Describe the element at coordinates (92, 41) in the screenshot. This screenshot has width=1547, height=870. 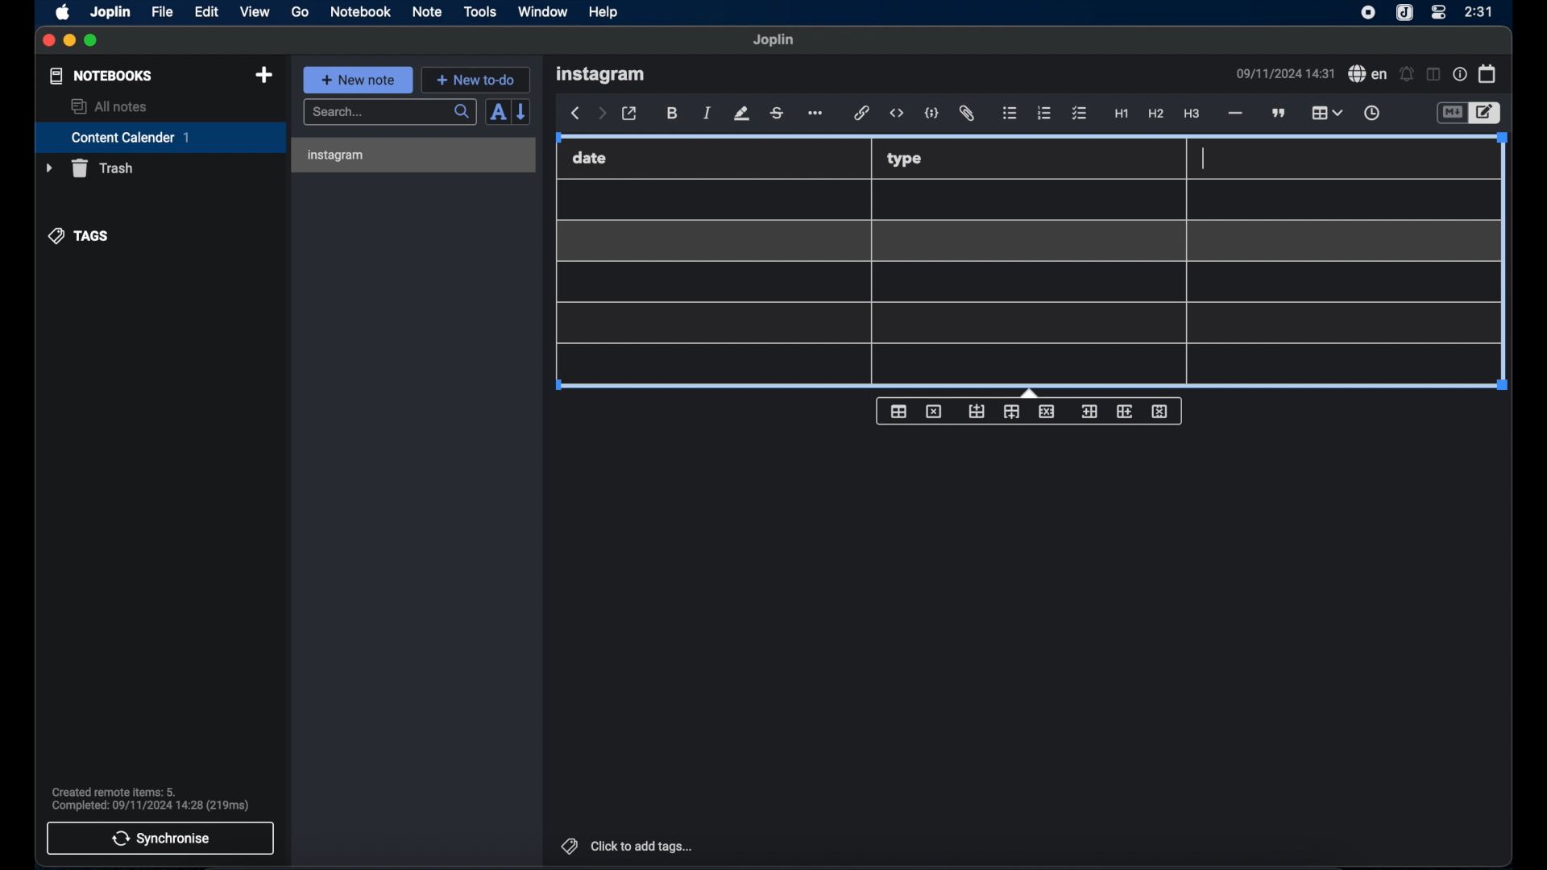
I see `maximize` at that location.